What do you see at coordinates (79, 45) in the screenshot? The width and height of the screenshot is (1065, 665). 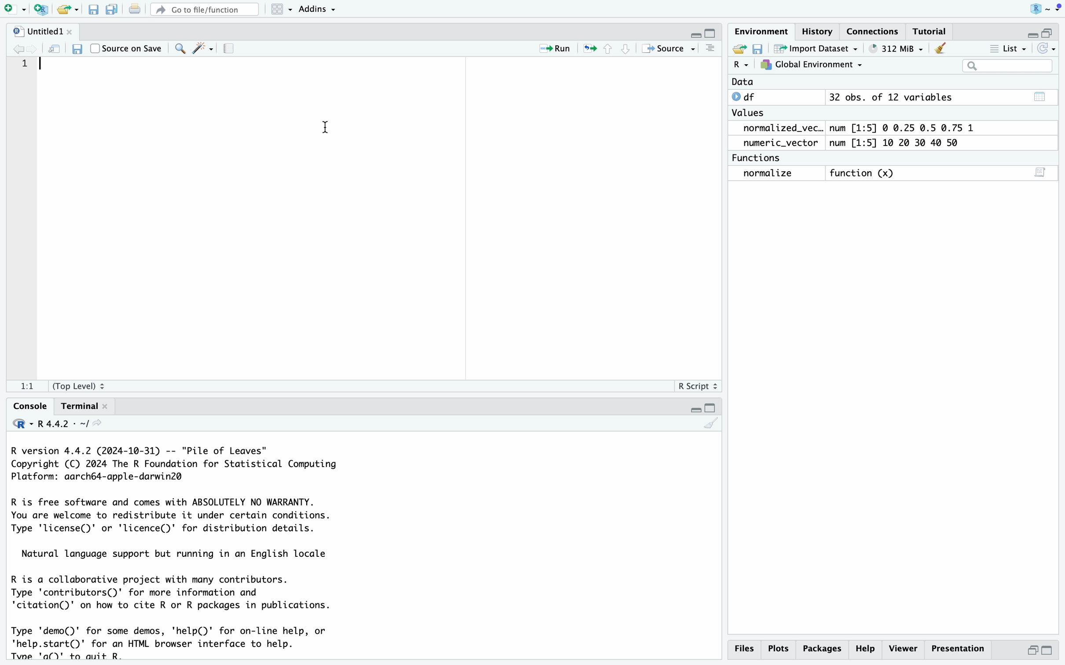 I see `save` at bounding box center [79, 45].